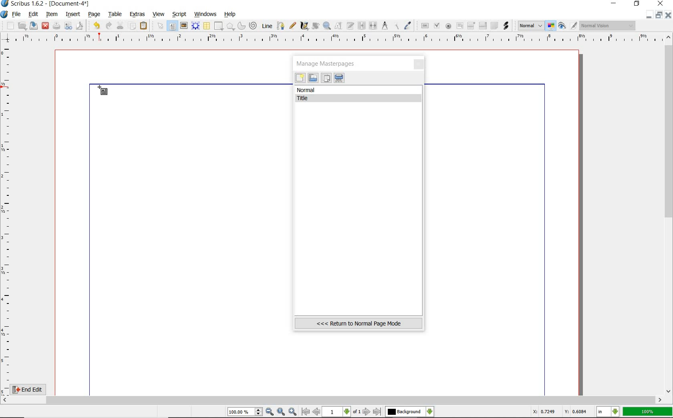 The height and width of the screenshot is (418, 673). I want to click on view, so click(160, 14).